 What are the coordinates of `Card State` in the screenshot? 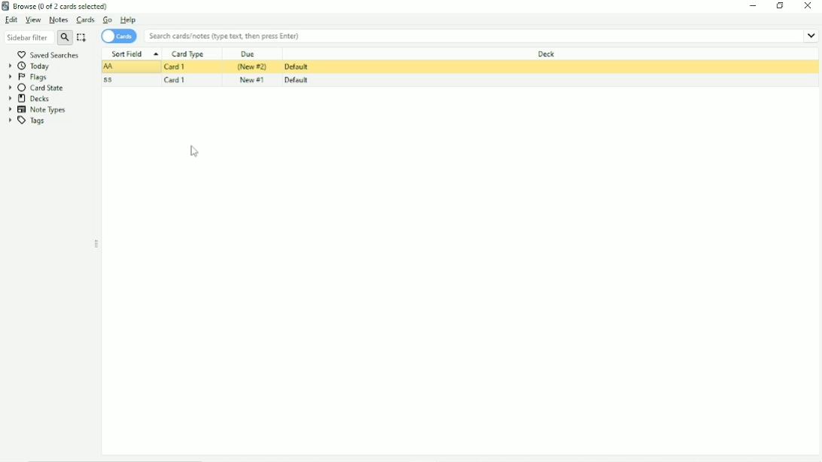 It's located at (37, 88).